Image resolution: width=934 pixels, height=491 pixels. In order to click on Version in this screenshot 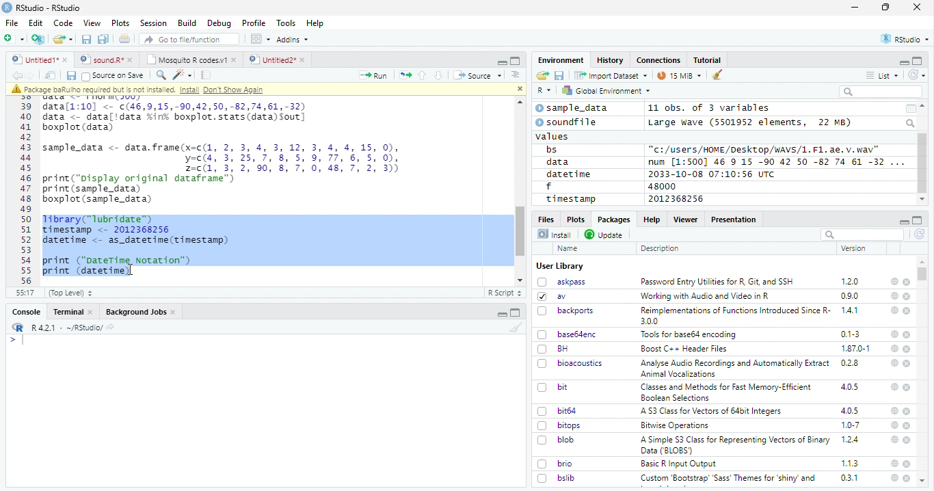, I will do `click(856, 248)`.